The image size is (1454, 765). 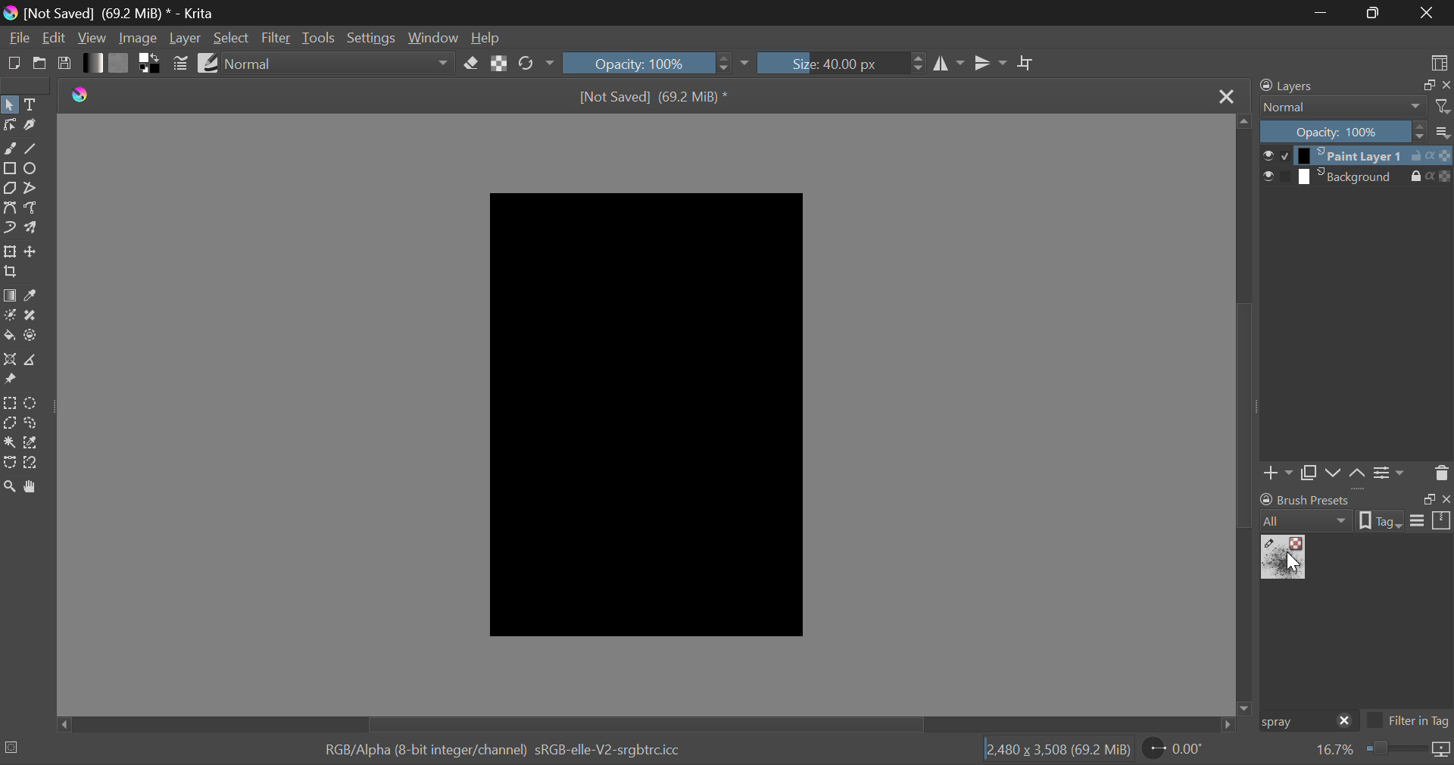 What do you see at coordinates (14, 63) in the screenshot?
I see `New` at bounding box center [14, 63].